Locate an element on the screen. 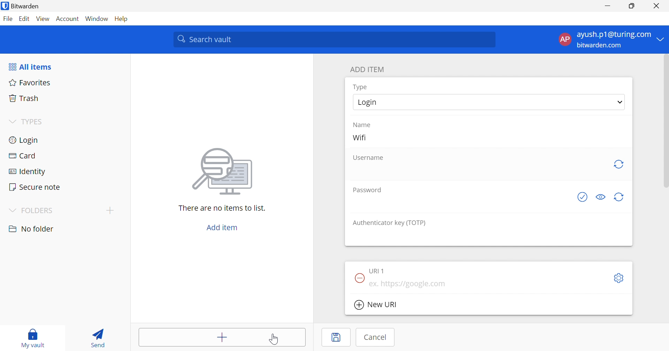  Toggle visibility is located at coordinates (601, 197).